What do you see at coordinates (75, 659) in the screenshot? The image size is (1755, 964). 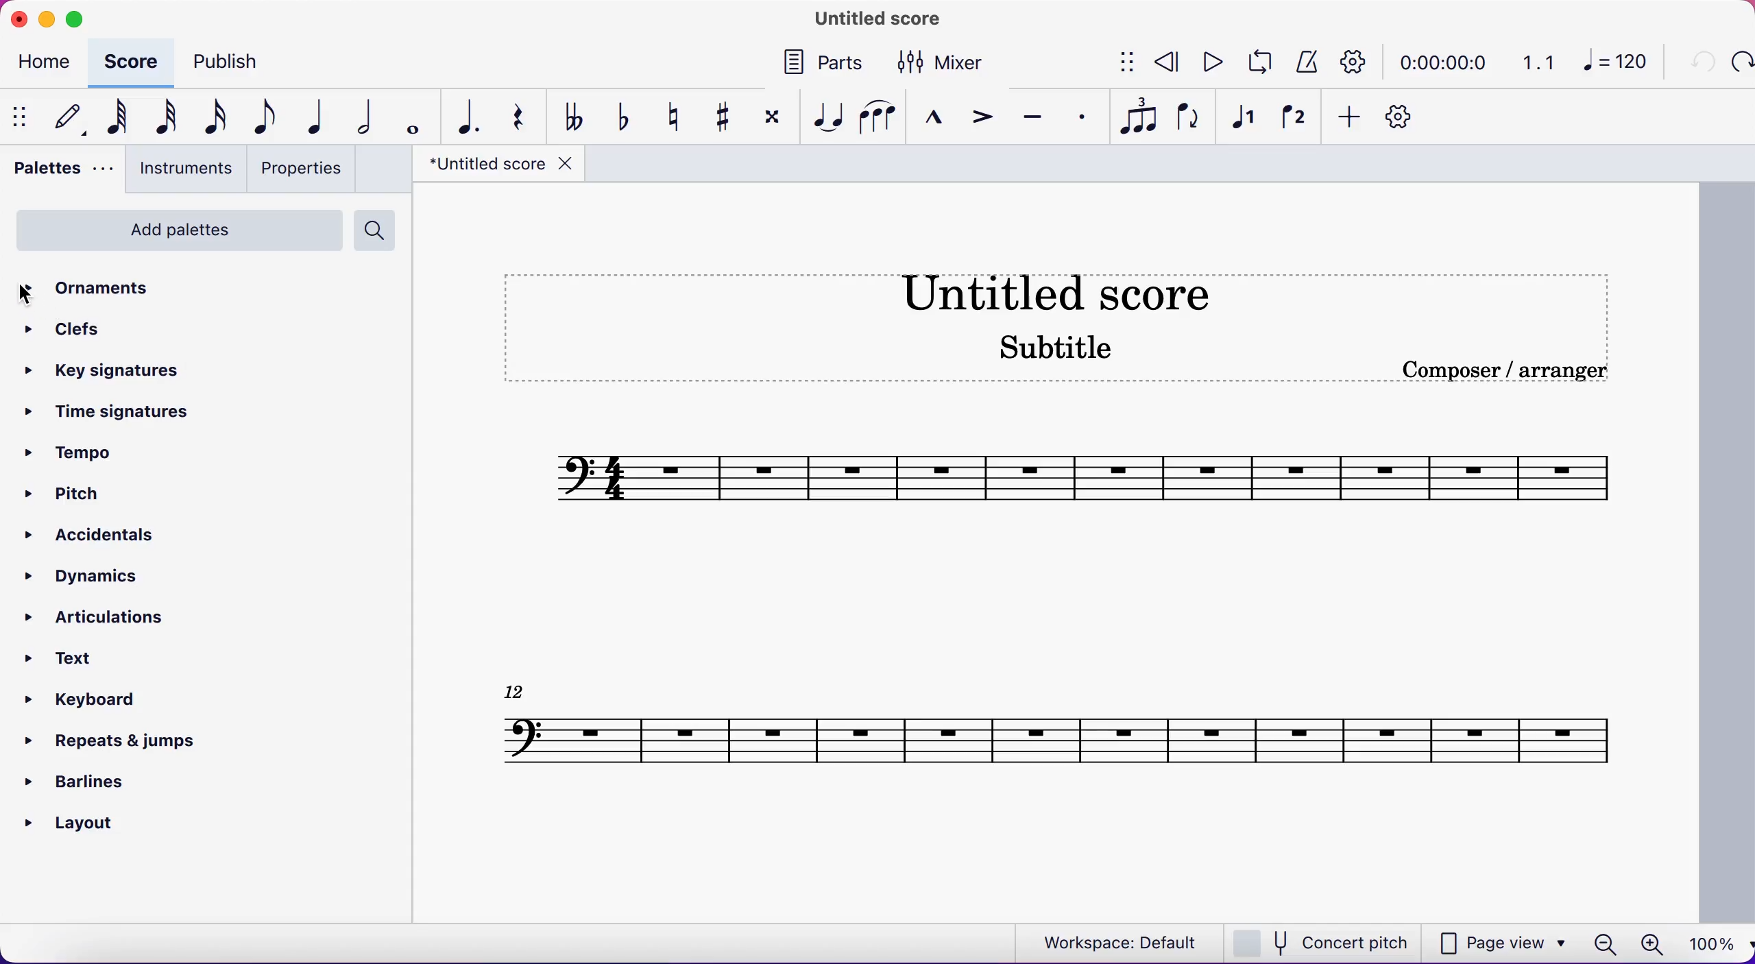 I see `text` at bounding box center [75, 659].